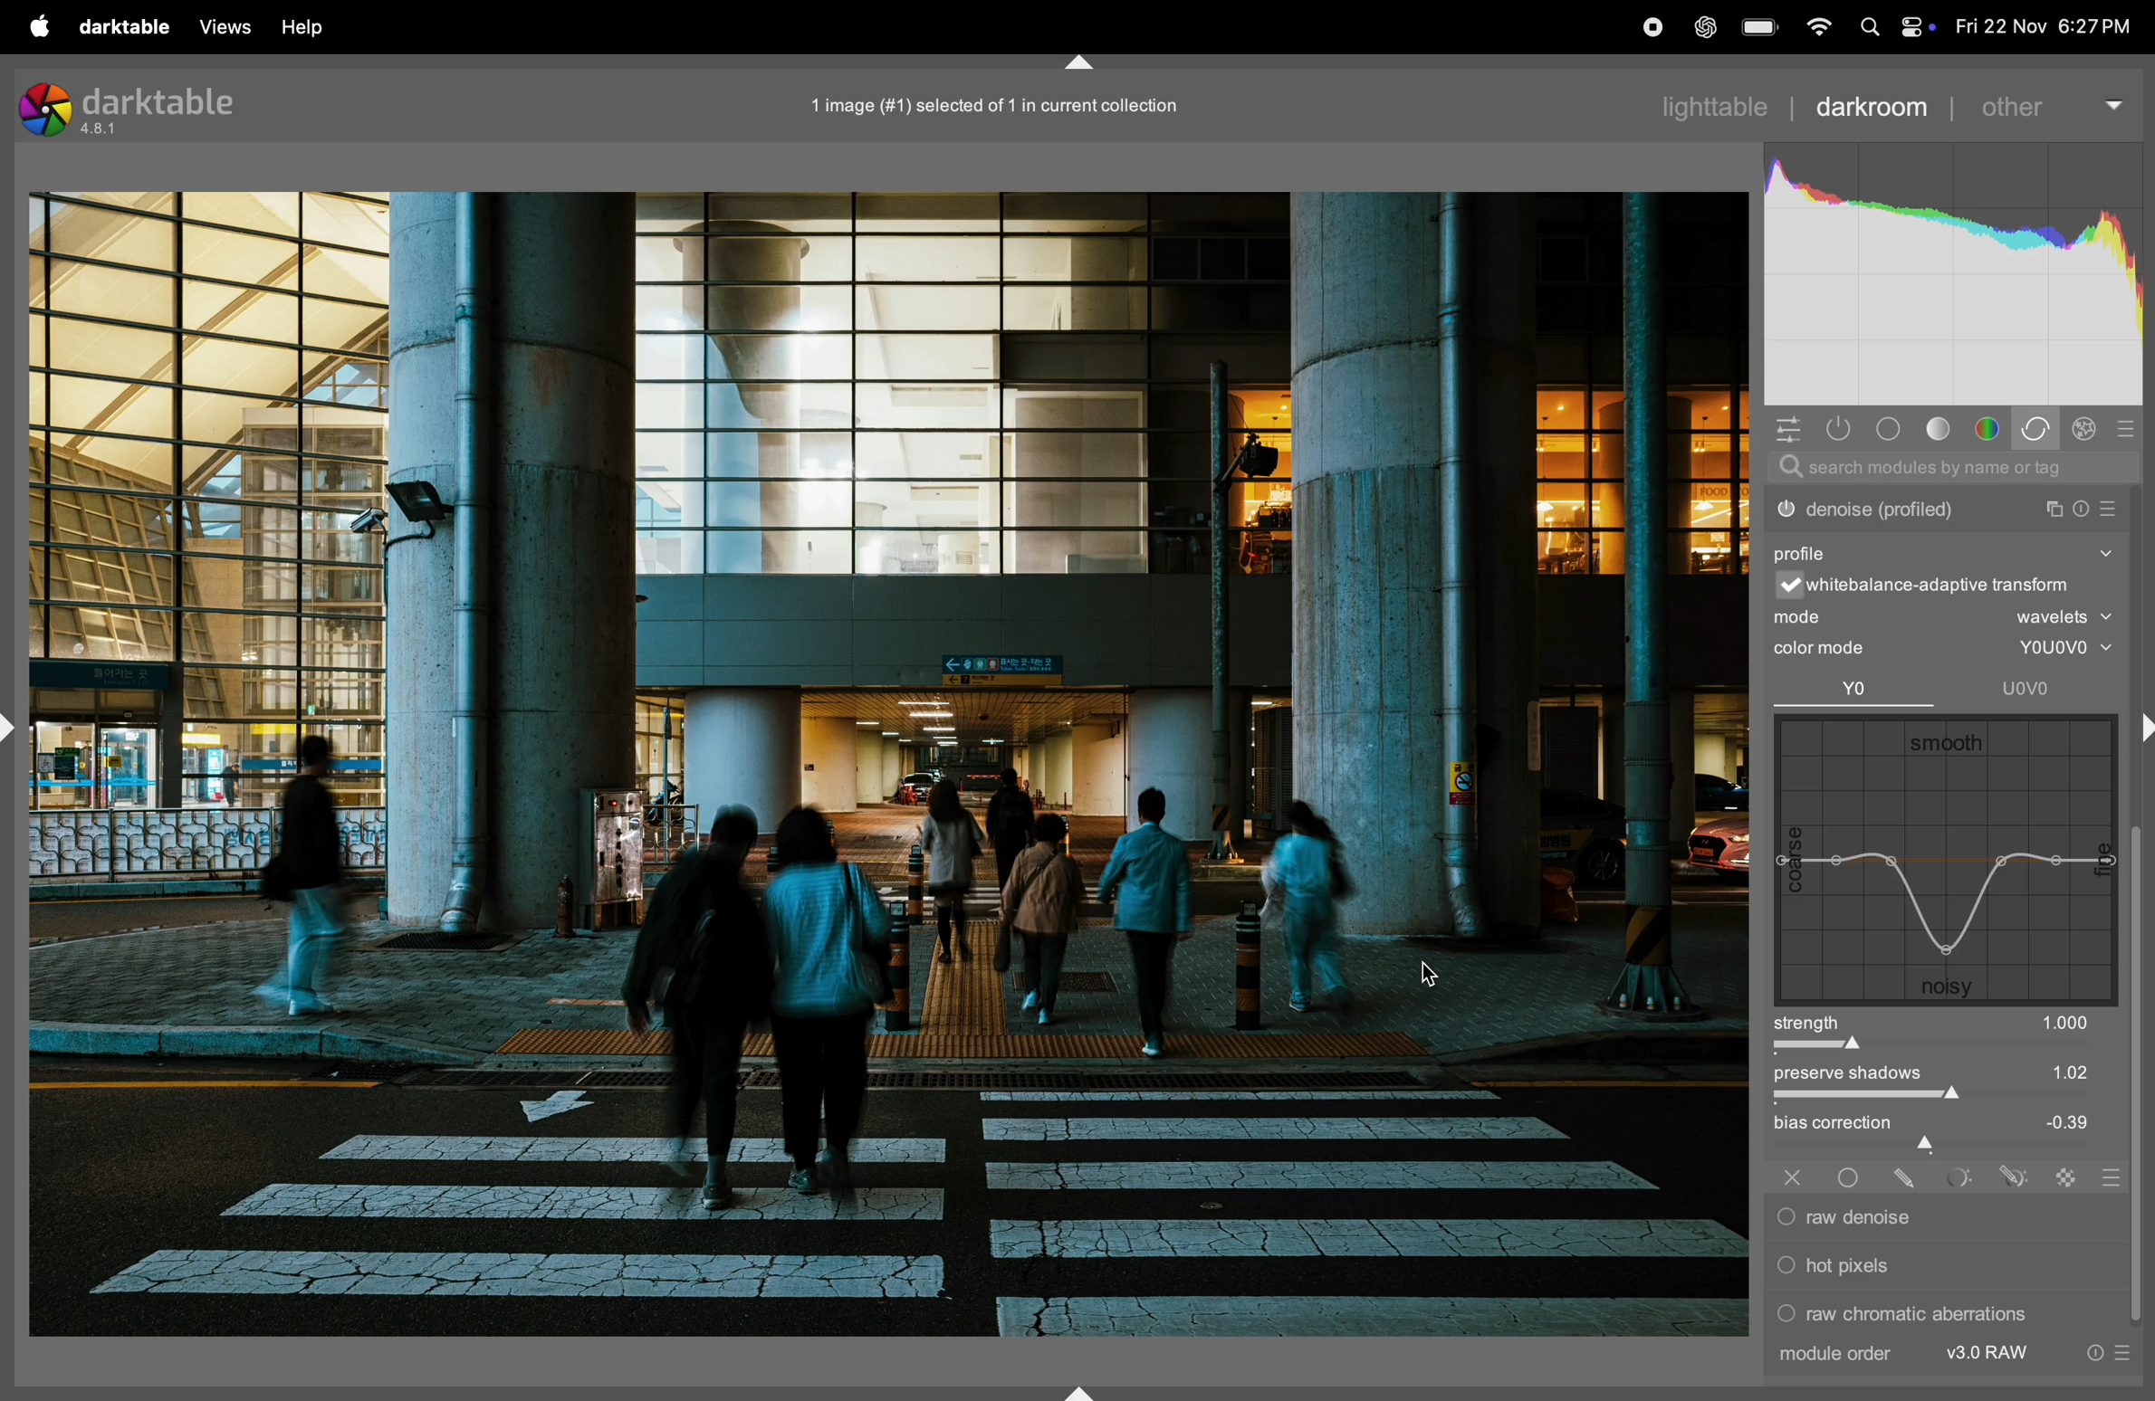 The image size is (2155, 1401). What do you see at coordinates (1652, 25) in the screenshot?
I see `record` at bounding box center [1652, 25].